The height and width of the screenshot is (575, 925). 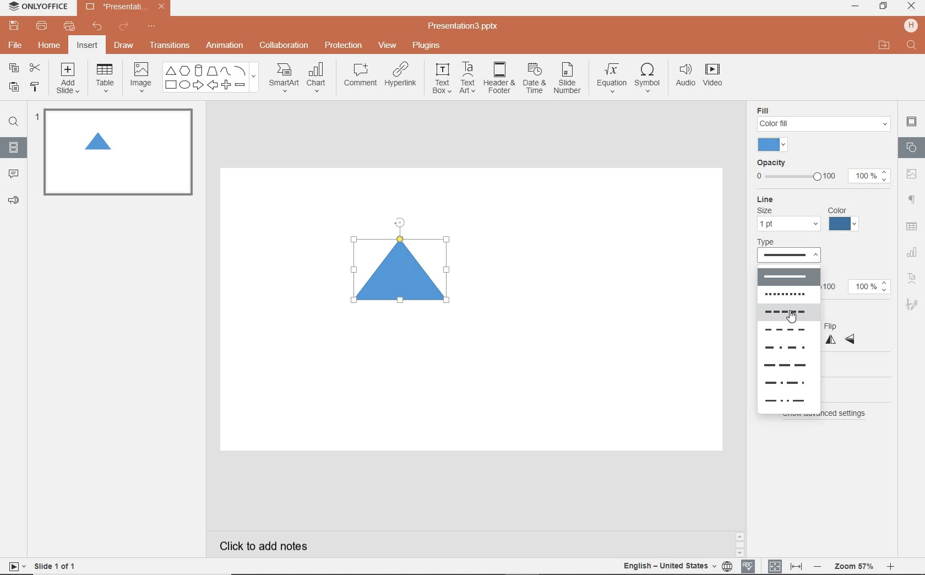 What do you see at coordinates (819, 567) in the screenshot?
I see `zoom out` at bounding box center [819, 567].